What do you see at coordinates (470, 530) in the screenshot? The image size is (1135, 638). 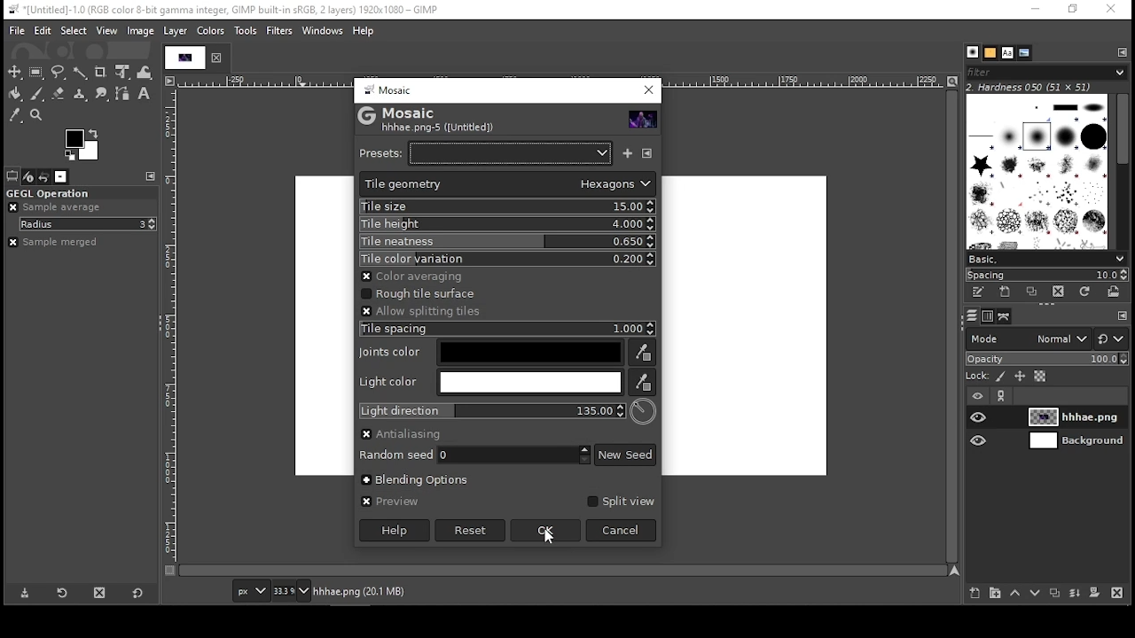 I see `reset` at bounding box center [470, 530].